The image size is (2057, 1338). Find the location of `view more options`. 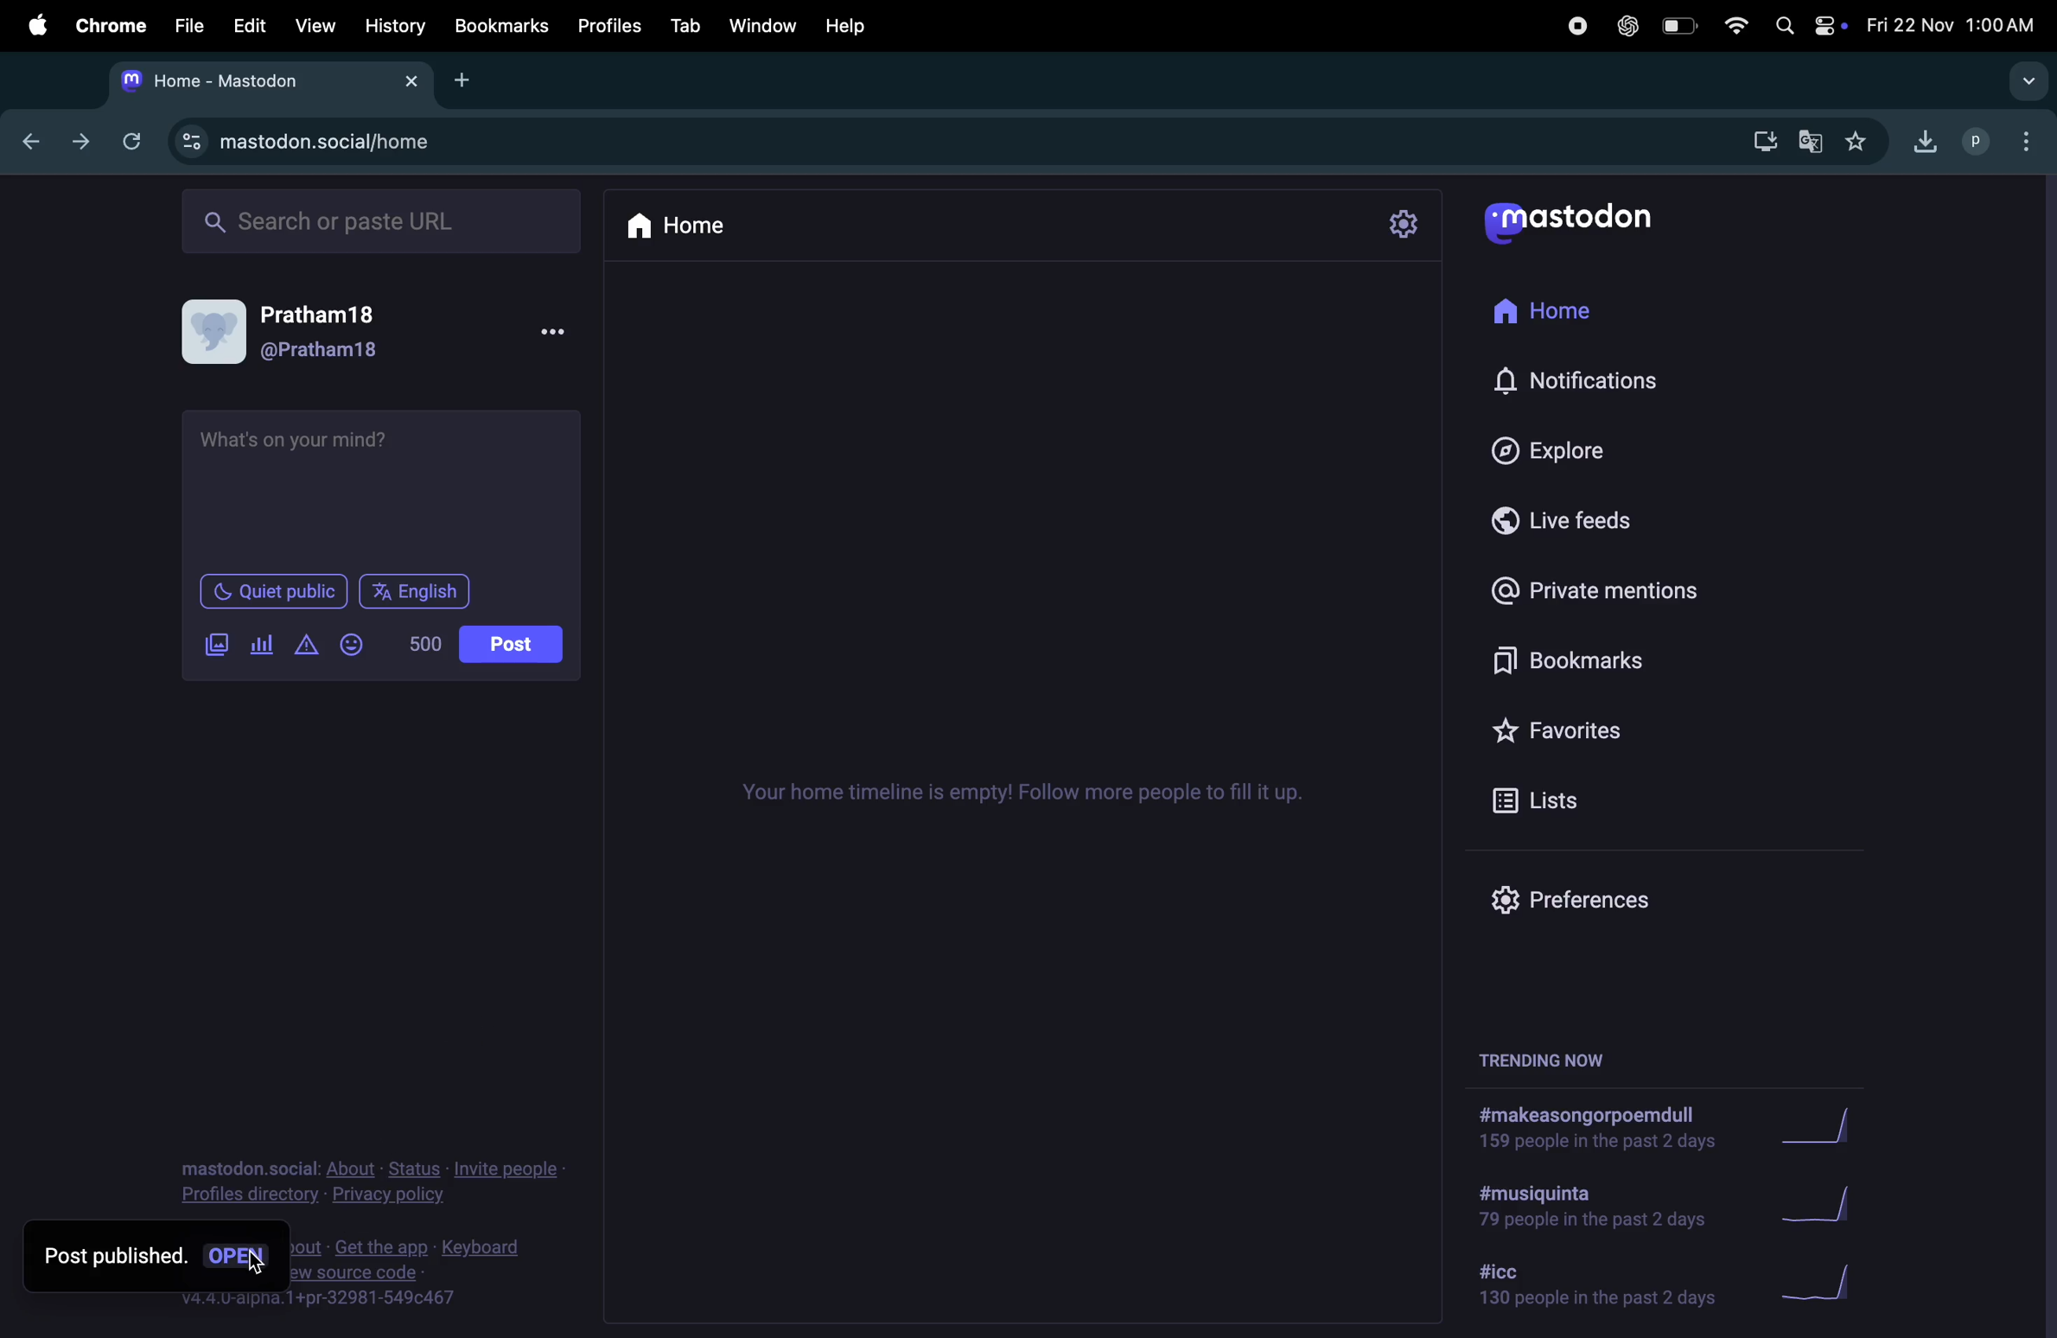

view more options is located at coordinates (560, 331).